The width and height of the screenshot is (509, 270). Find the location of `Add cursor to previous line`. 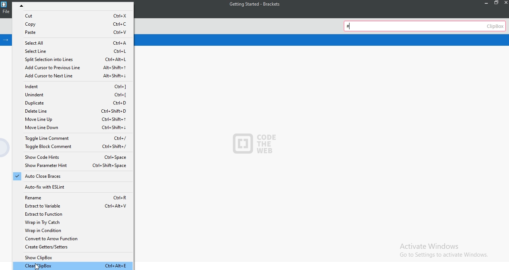

Add cursor to previous line is located at coordinates (73, 68).